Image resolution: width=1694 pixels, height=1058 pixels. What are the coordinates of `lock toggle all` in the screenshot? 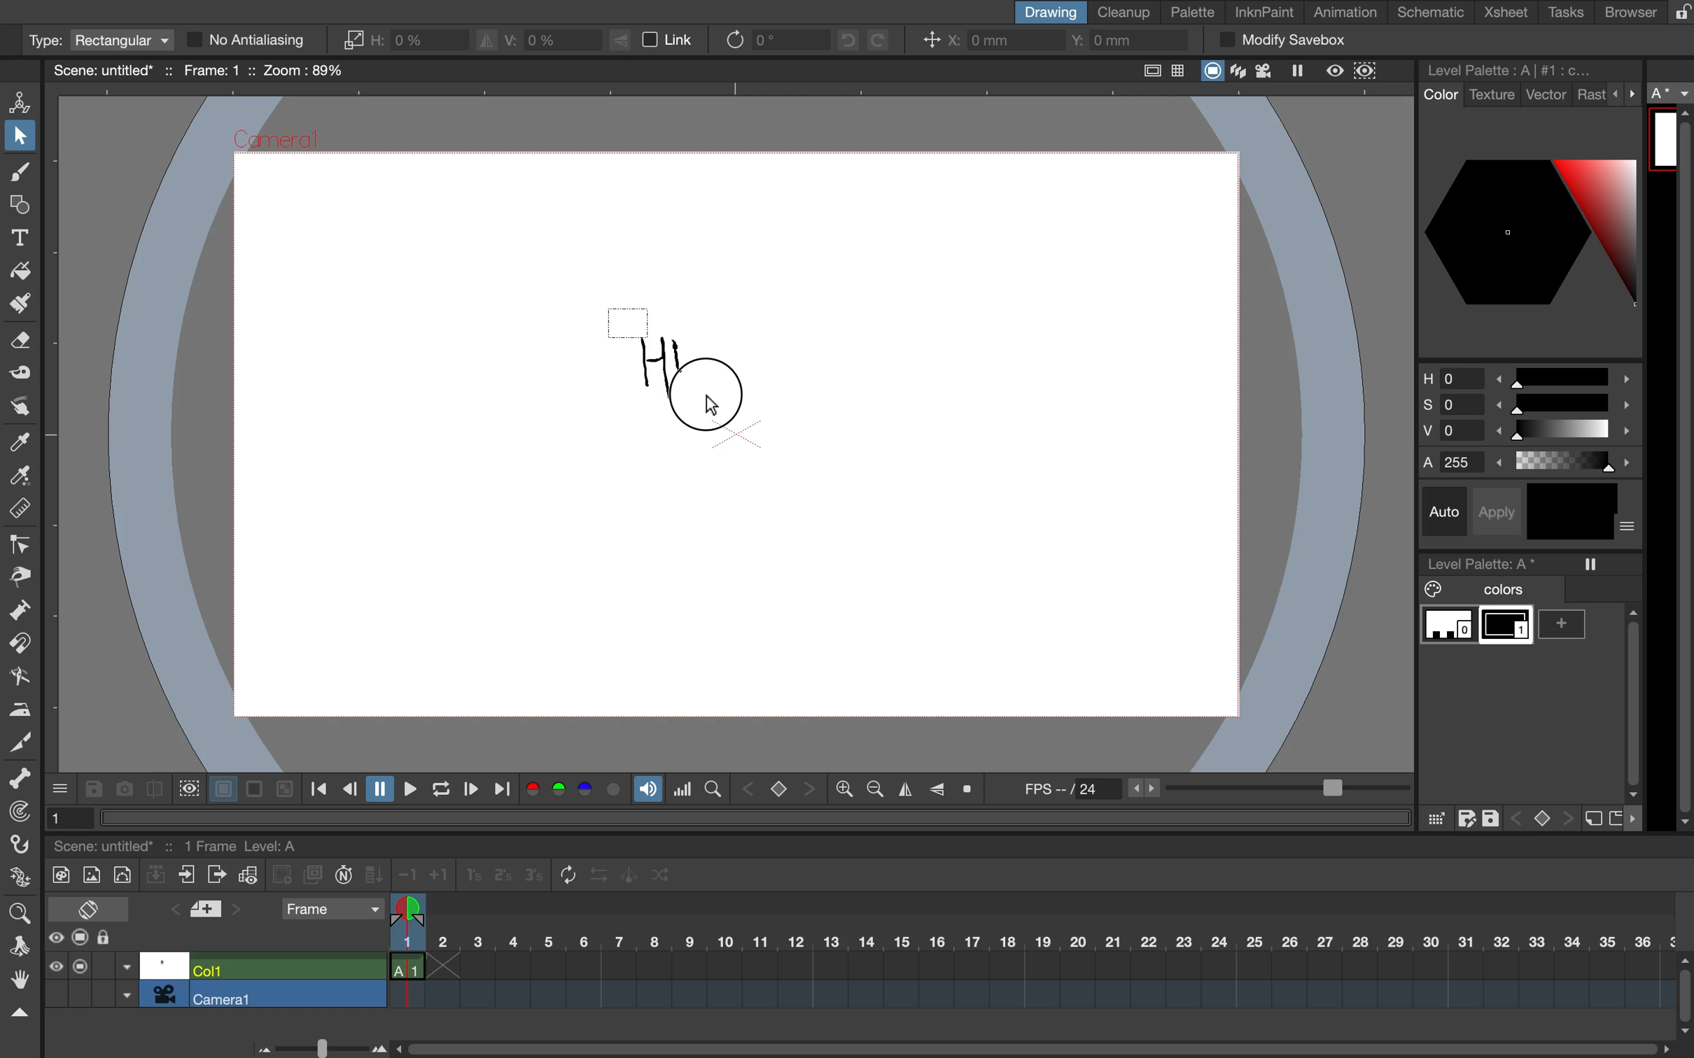 It's located at (117, 938).